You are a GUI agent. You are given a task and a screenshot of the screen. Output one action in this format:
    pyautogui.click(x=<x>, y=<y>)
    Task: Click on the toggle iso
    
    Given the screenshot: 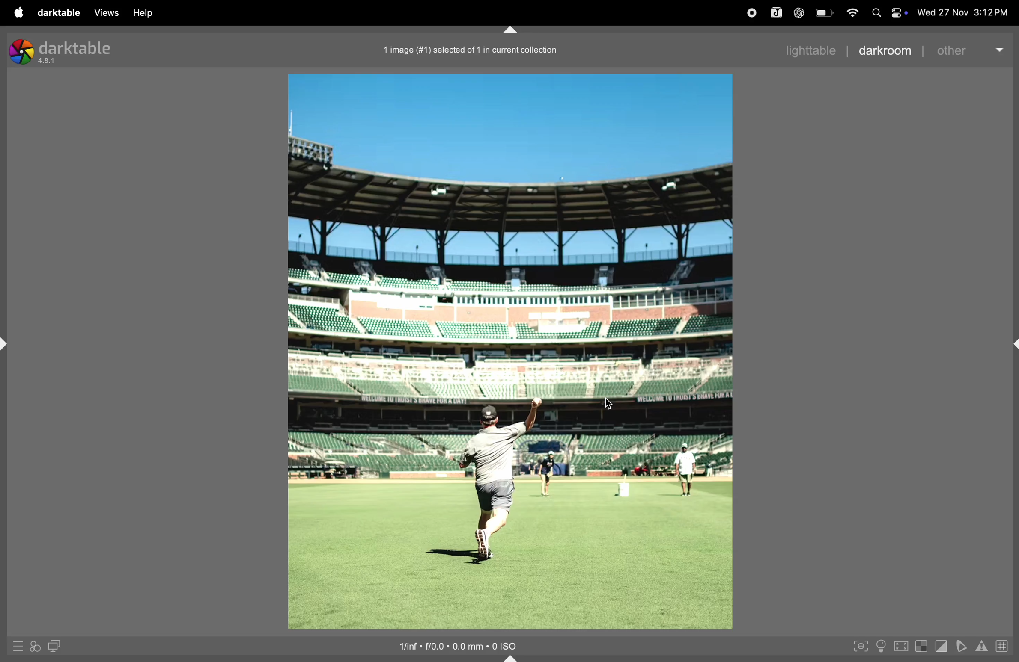 What is the action you would take?
    pyautogui.click(x=881, y=645)
    